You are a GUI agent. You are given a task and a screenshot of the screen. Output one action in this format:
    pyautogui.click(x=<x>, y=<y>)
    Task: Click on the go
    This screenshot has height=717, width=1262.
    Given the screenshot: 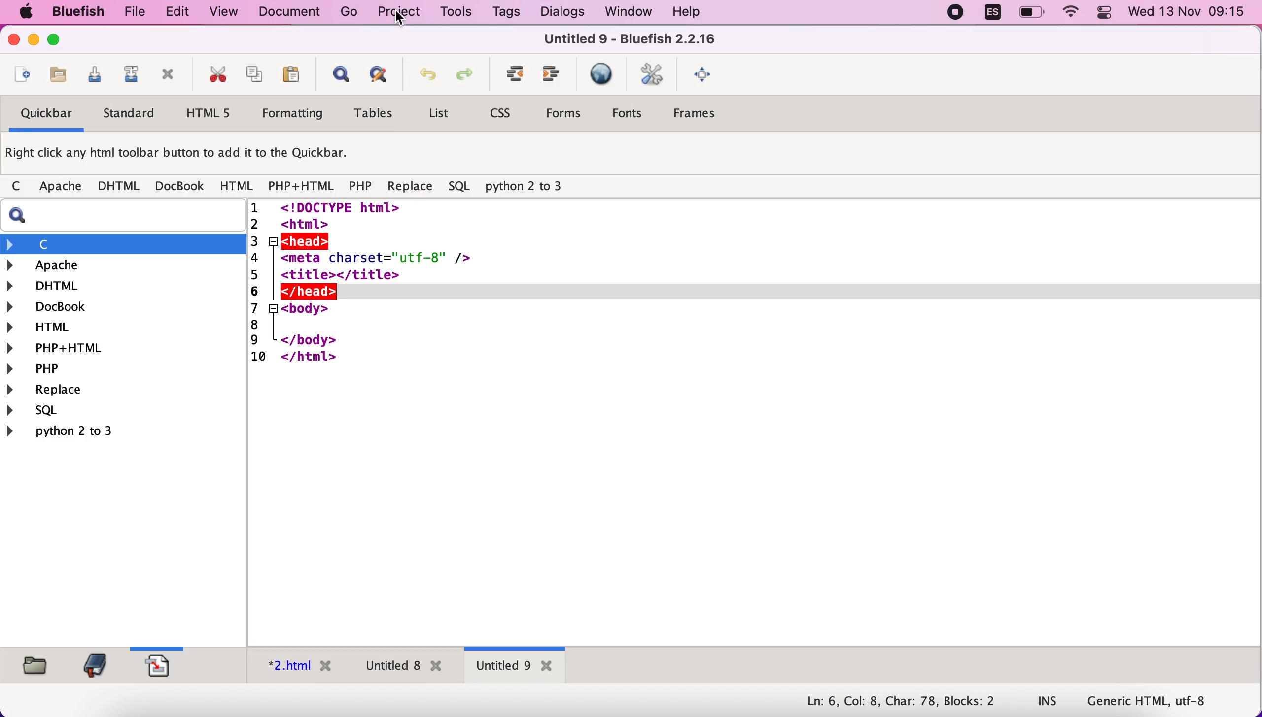 What is the action you would take?
    pyautogui.click(x=350, y=12)
    